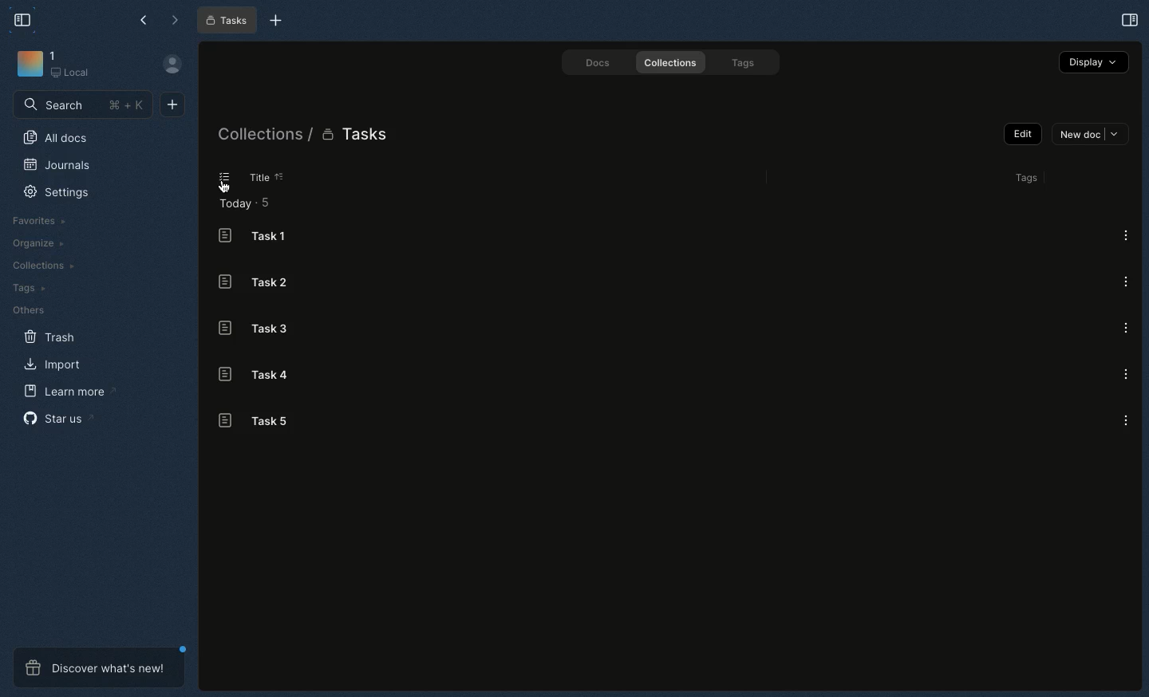  Describe the element at coordinates (34, 310) in the screenshot. I see `Others` at that location.